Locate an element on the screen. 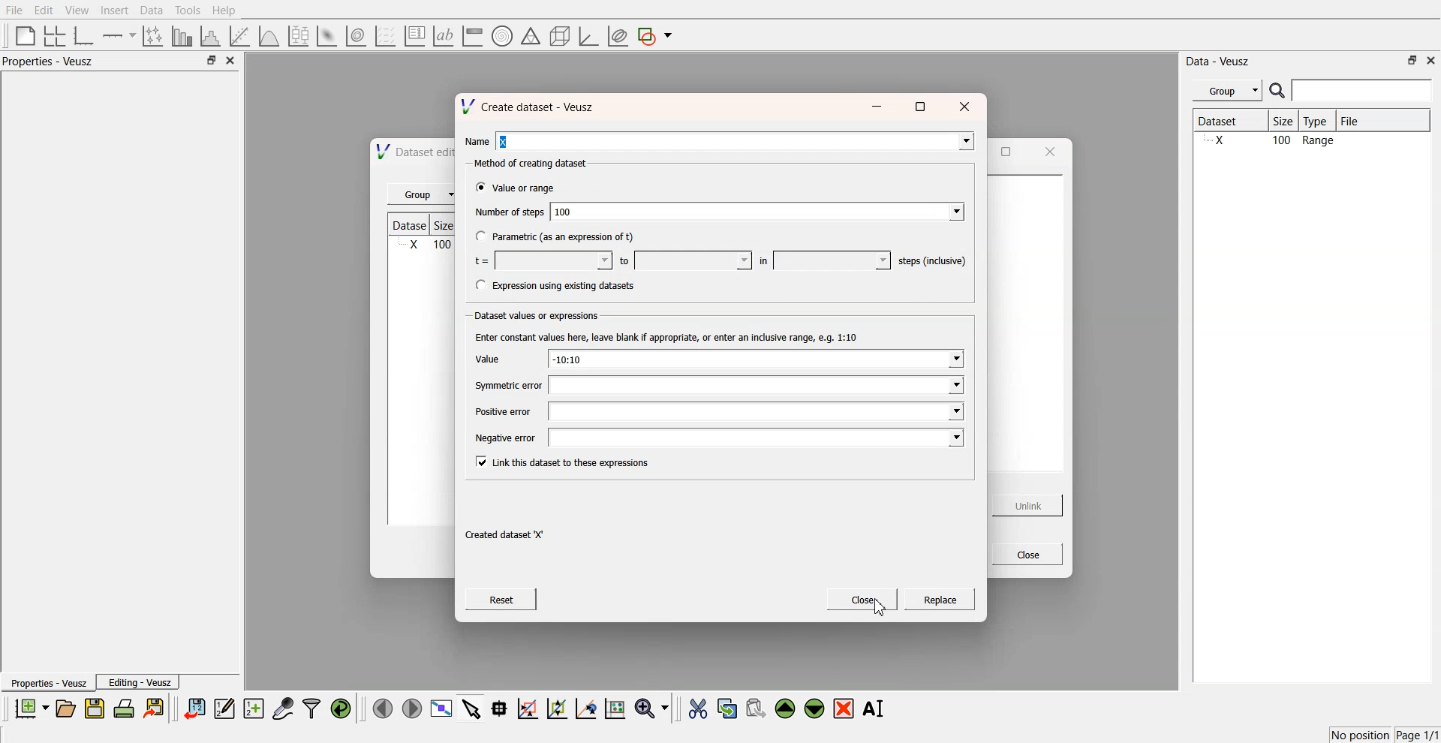 The height and width of the screenshot is (743, 1441).  is located at coordinates (1227, 91).